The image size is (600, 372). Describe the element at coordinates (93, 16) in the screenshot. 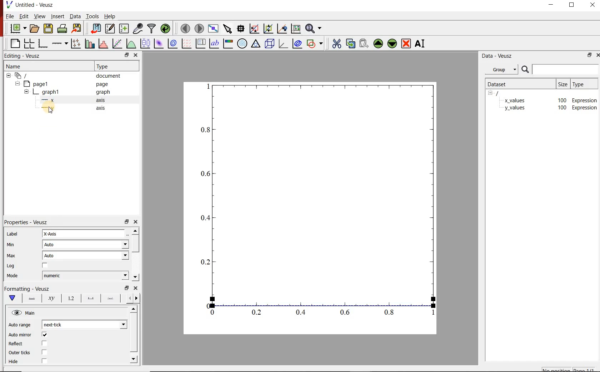

I see `tools` at that location.